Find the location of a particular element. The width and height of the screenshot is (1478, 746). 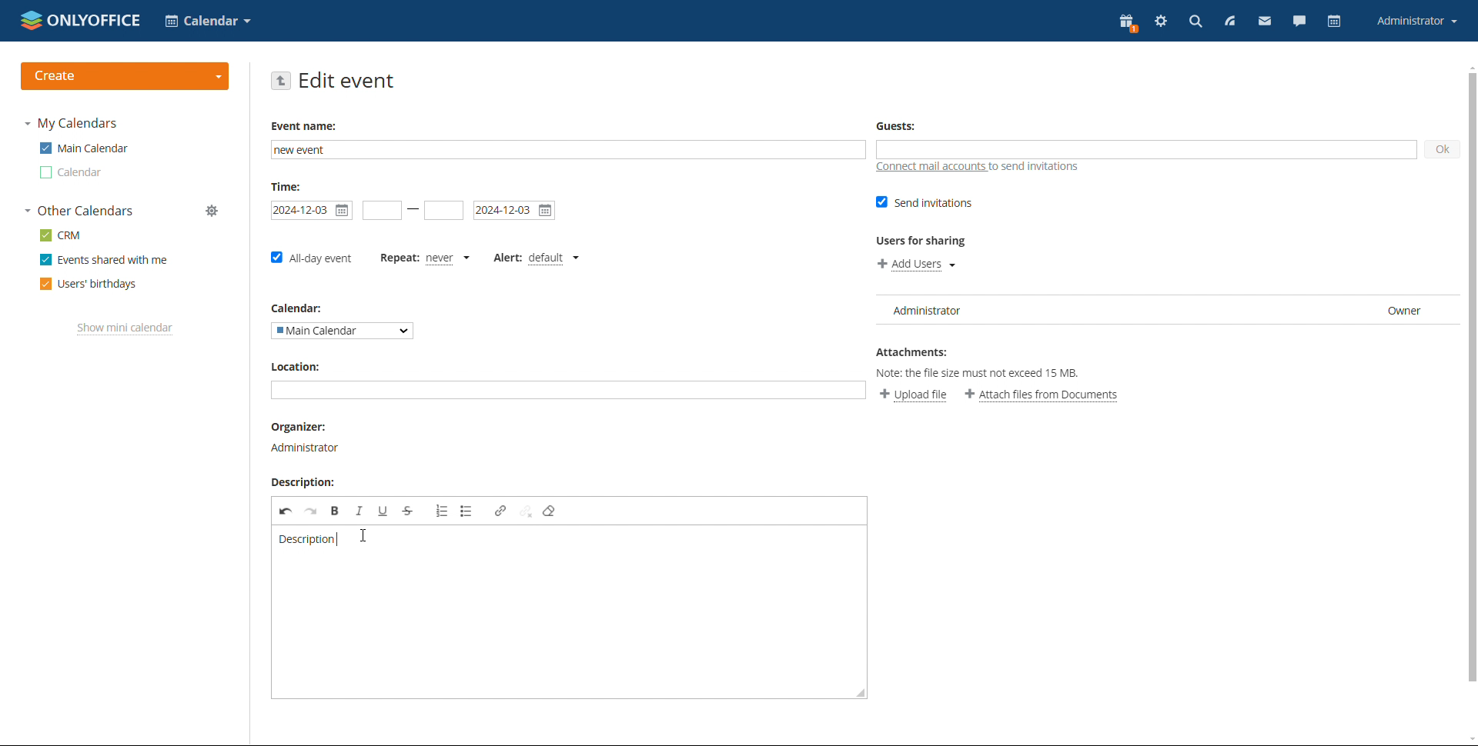

set alert is located at coordinates (506, 258).